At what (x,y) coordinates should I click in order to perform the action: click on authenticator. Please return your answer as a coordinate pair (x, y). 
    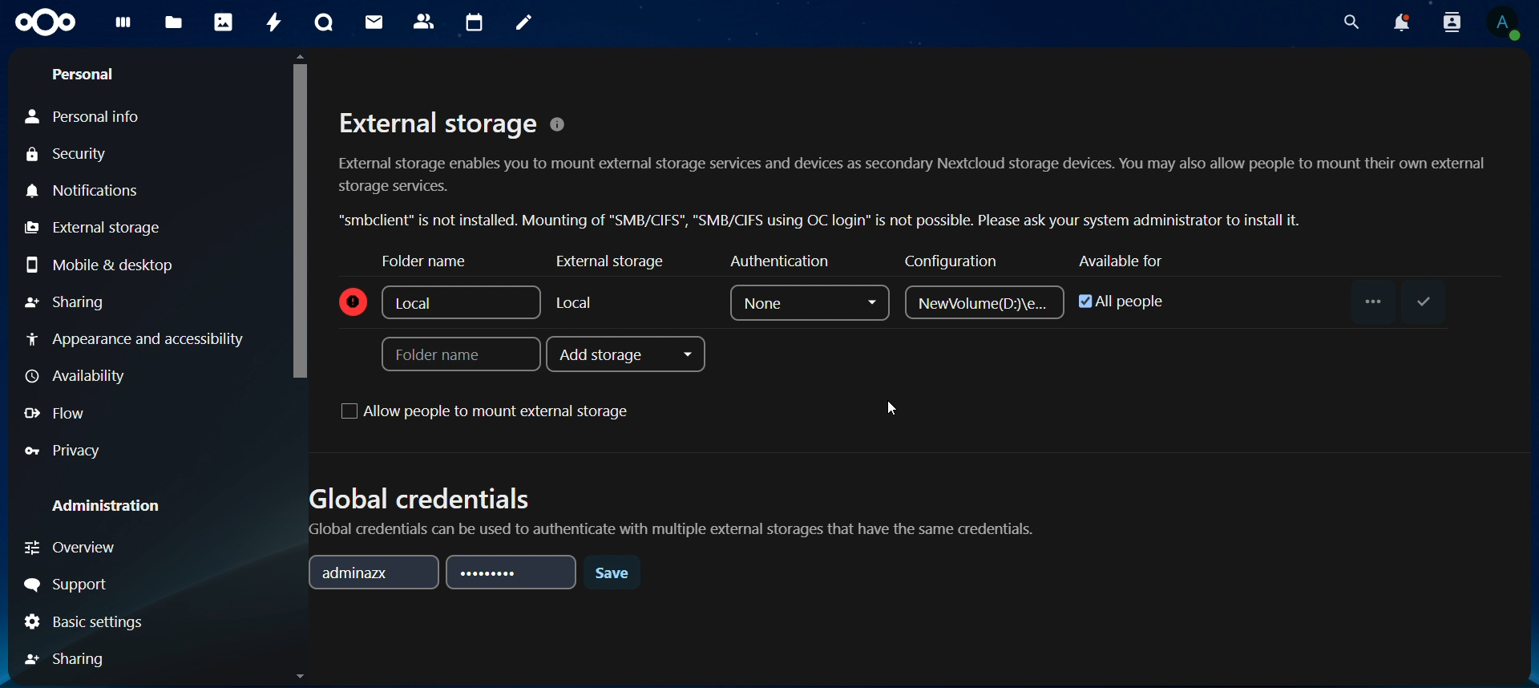
    Looking at the image, I should click on (778, 262).